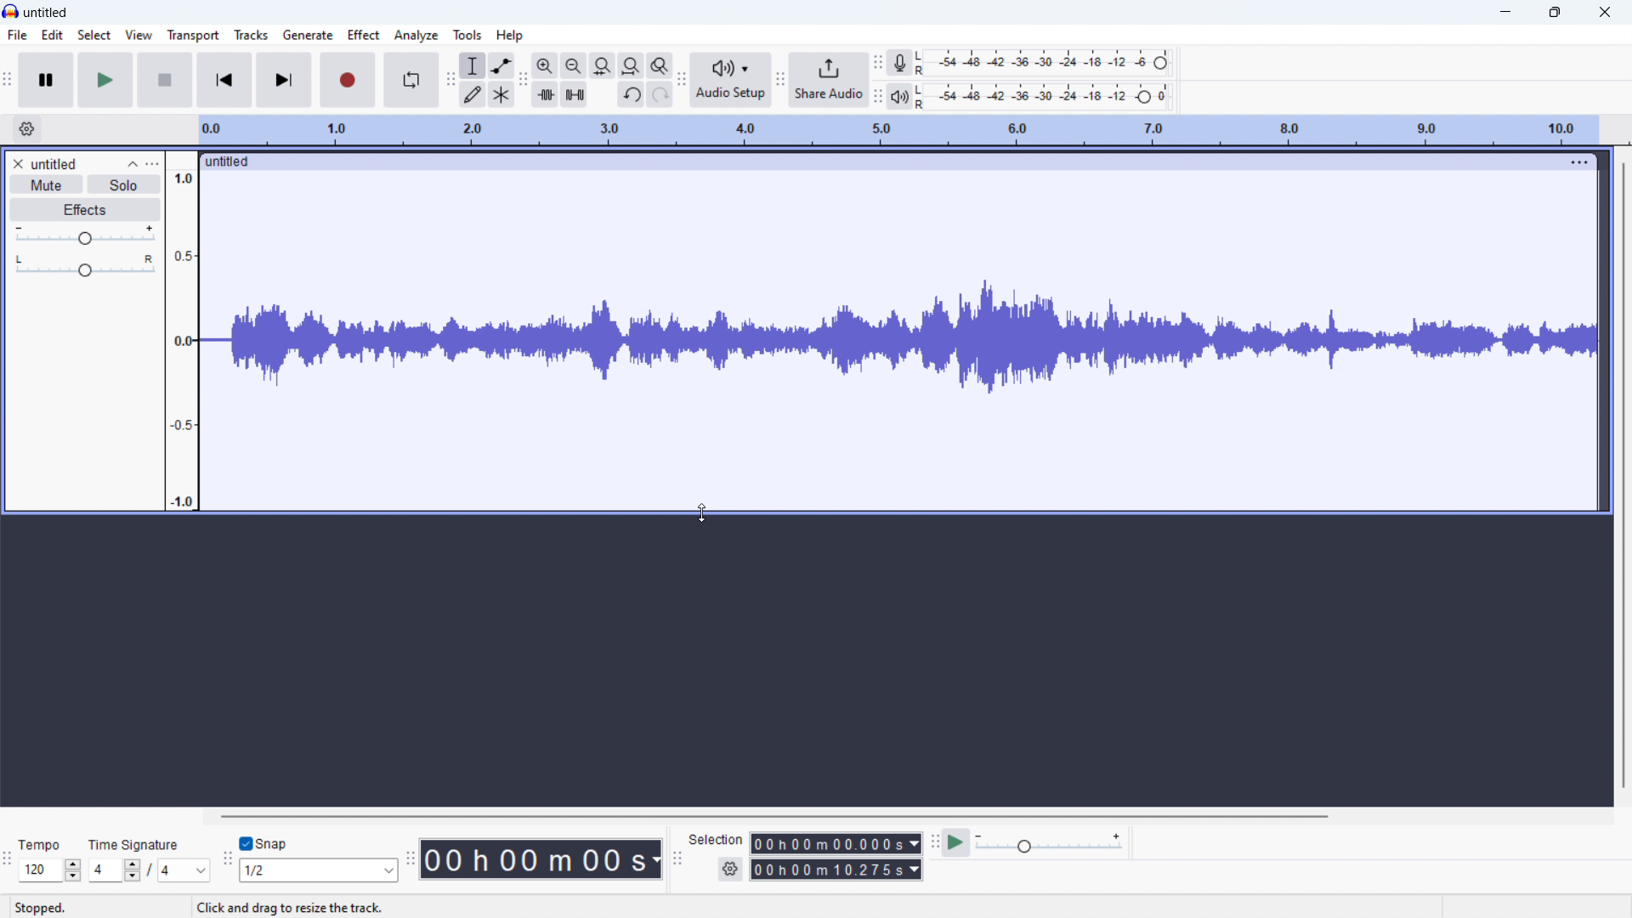 This screenshot has width=1632, height=918. I want to click on Click and drag to resize the track, so click(331, 908).